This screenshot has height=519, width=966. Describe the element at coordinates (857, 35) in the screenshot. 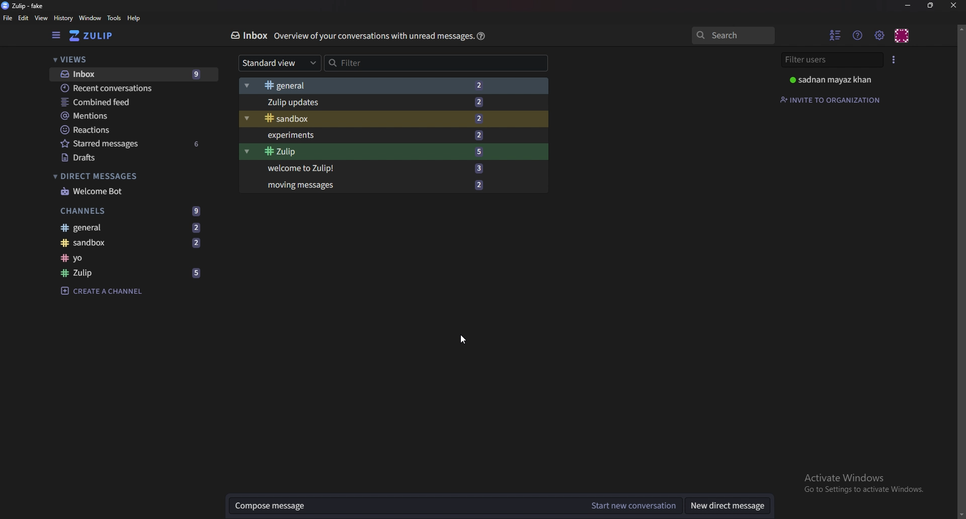

I see `Help menu` at that location.